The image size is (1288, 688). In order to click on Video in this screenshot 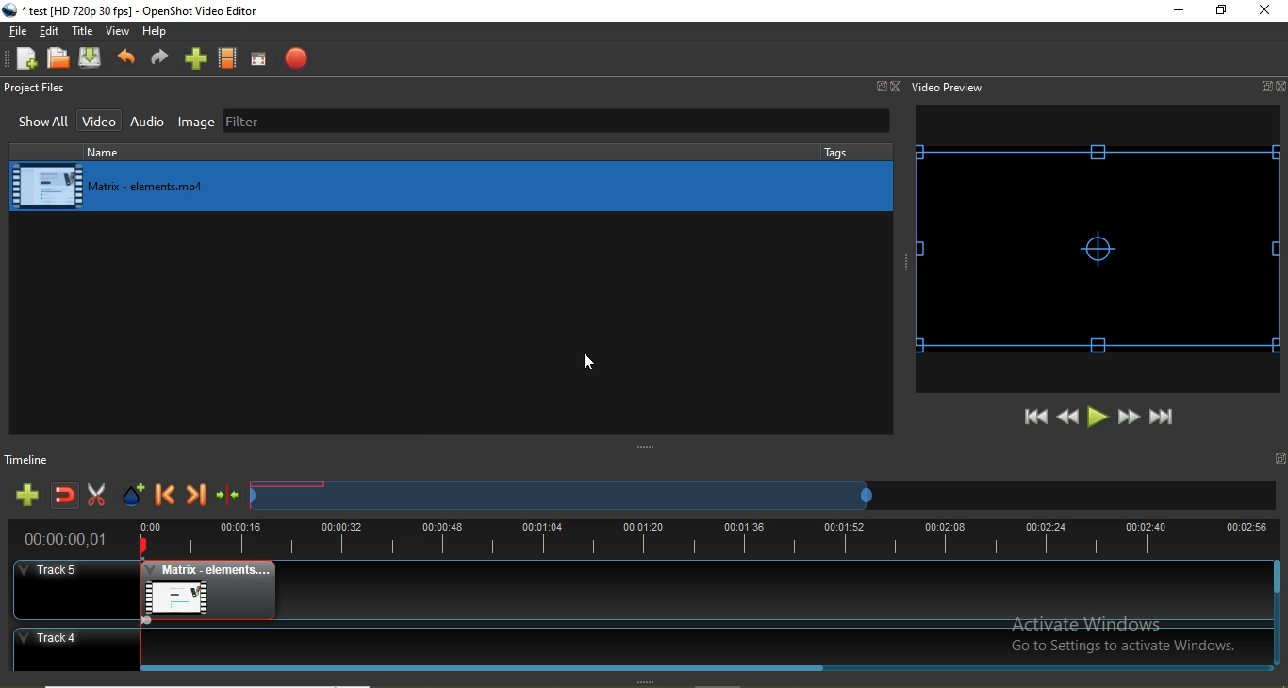, I will do `click(101, 121)`.